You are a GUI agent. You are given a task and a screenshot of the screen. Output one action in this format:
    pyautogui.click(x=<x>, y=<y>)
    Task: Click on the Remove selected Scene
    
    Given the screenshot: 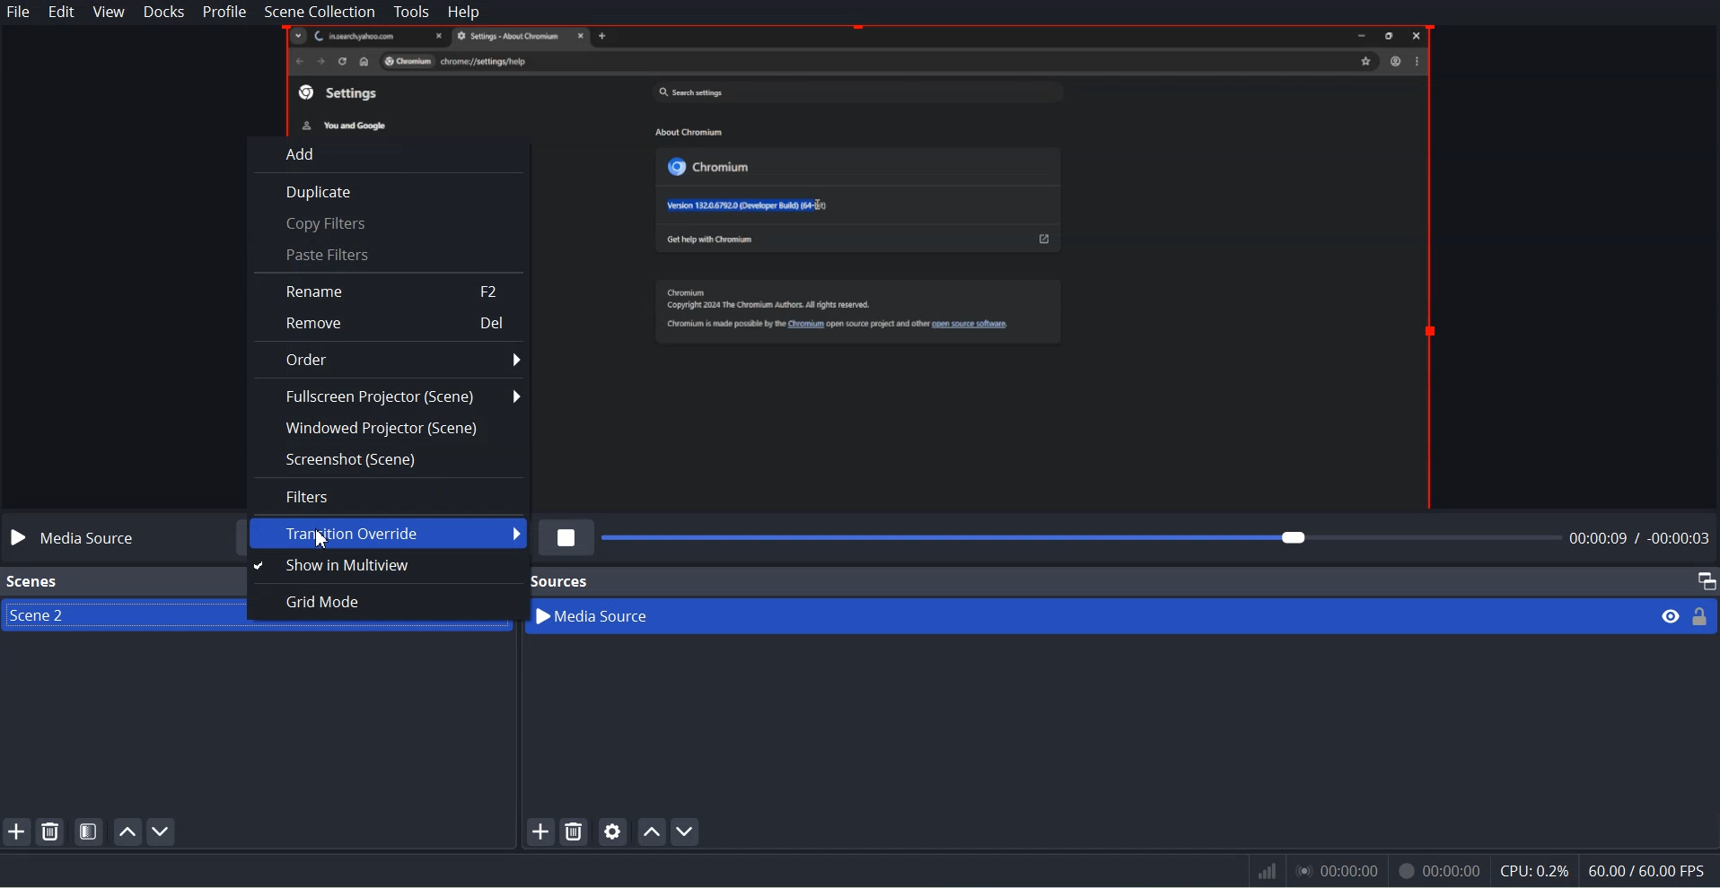 What is the action you would take?
    pyautogui.click(x=51, y=831)
    